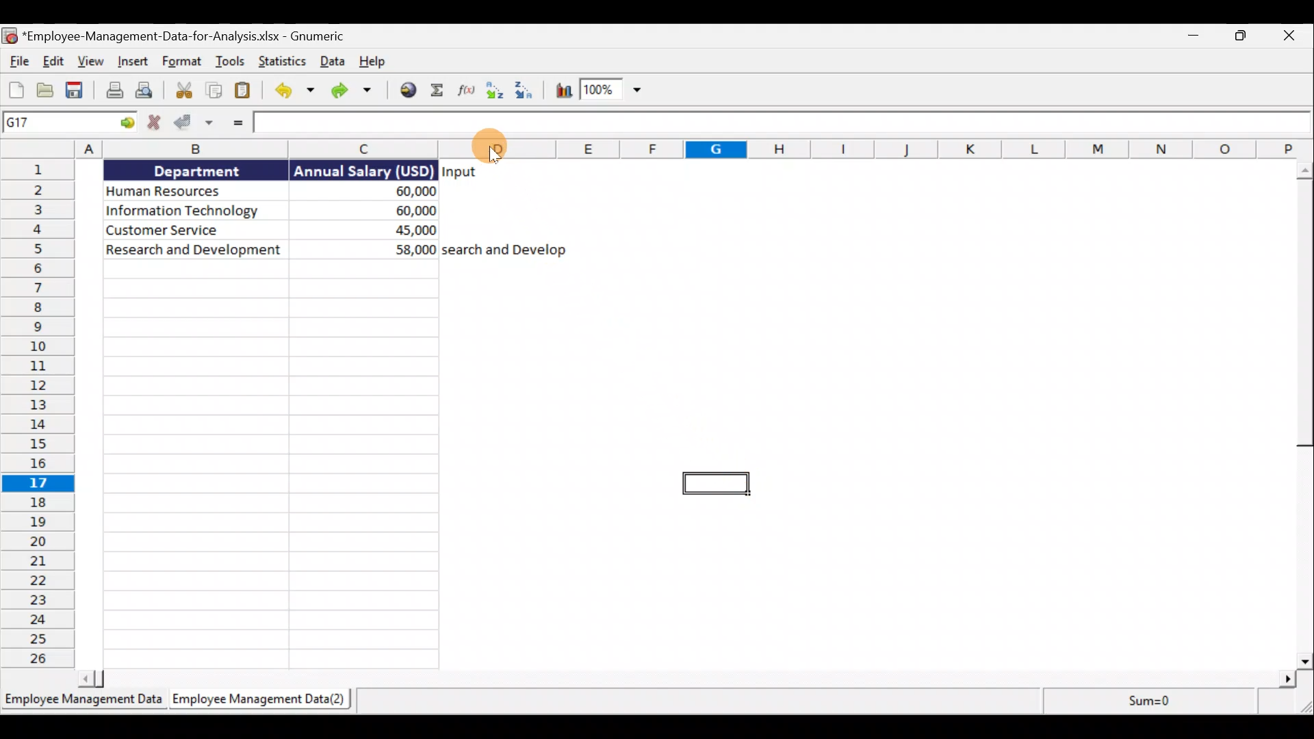 The image size is (1314, 739). I want to click on Insert, so click(134, 59).